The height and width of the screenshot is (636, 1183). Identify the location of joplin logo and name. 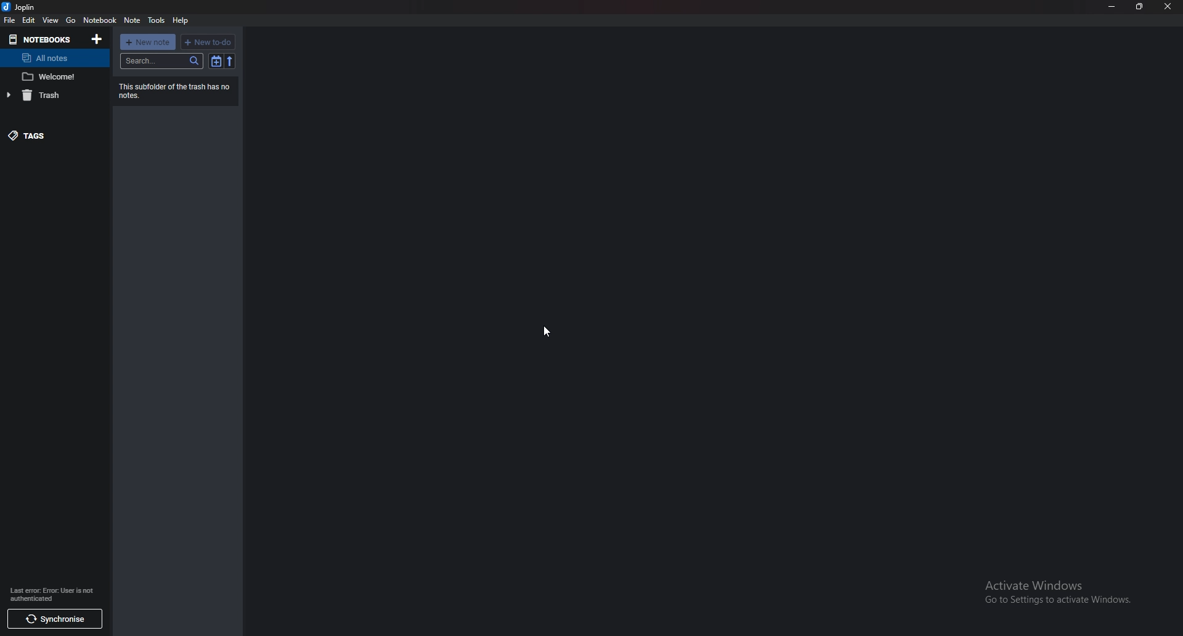
(20, 7).